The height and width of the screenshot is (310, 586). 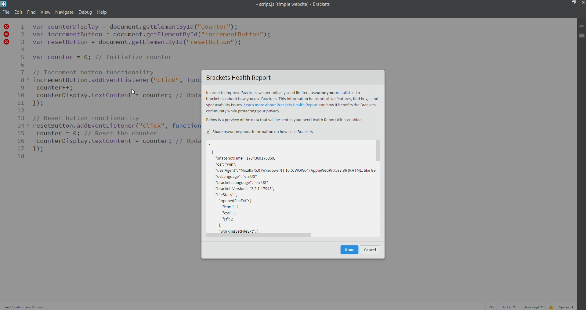 I want to click on spot usability issues, so click(x=224, y=105).